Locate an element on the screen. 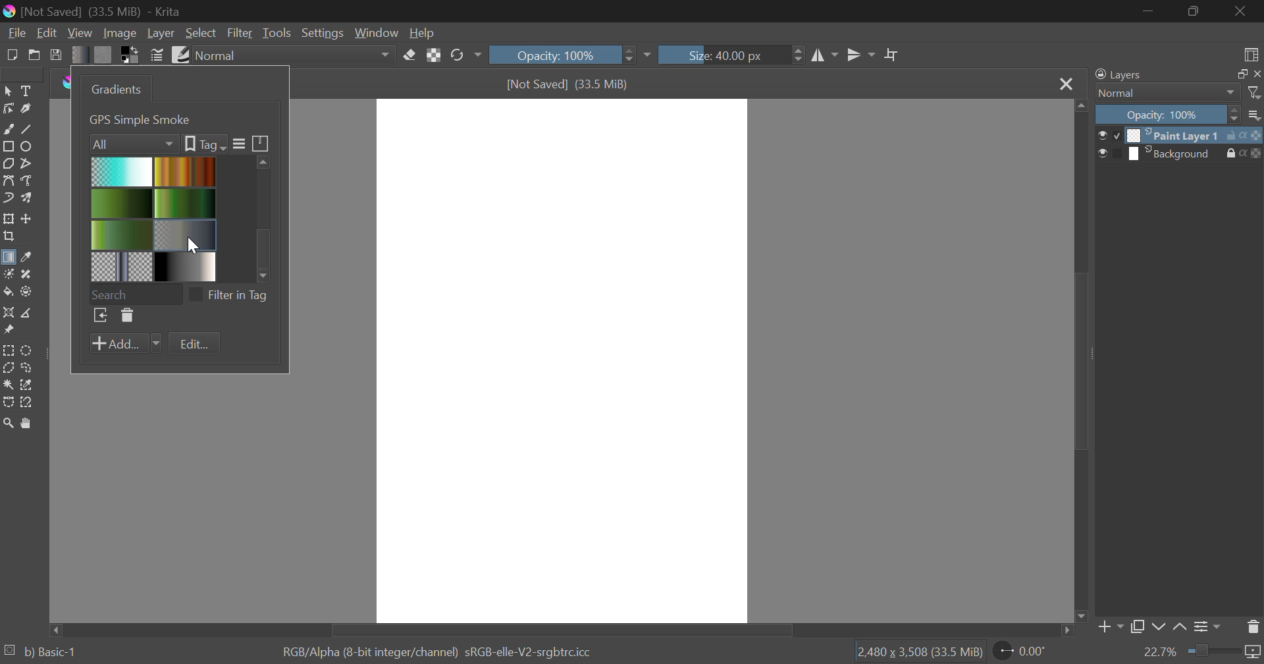 The image size is (1264, 664). Assistant Tool is located at coordinates (9, 314).